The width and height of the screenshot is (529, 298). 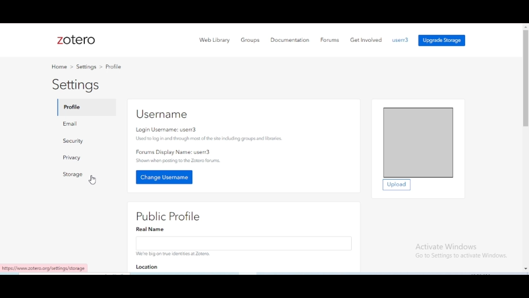 What do you see at coordinates (167, 216) in the screenshot?
I see `public profile` at bounding box center [167, 216].